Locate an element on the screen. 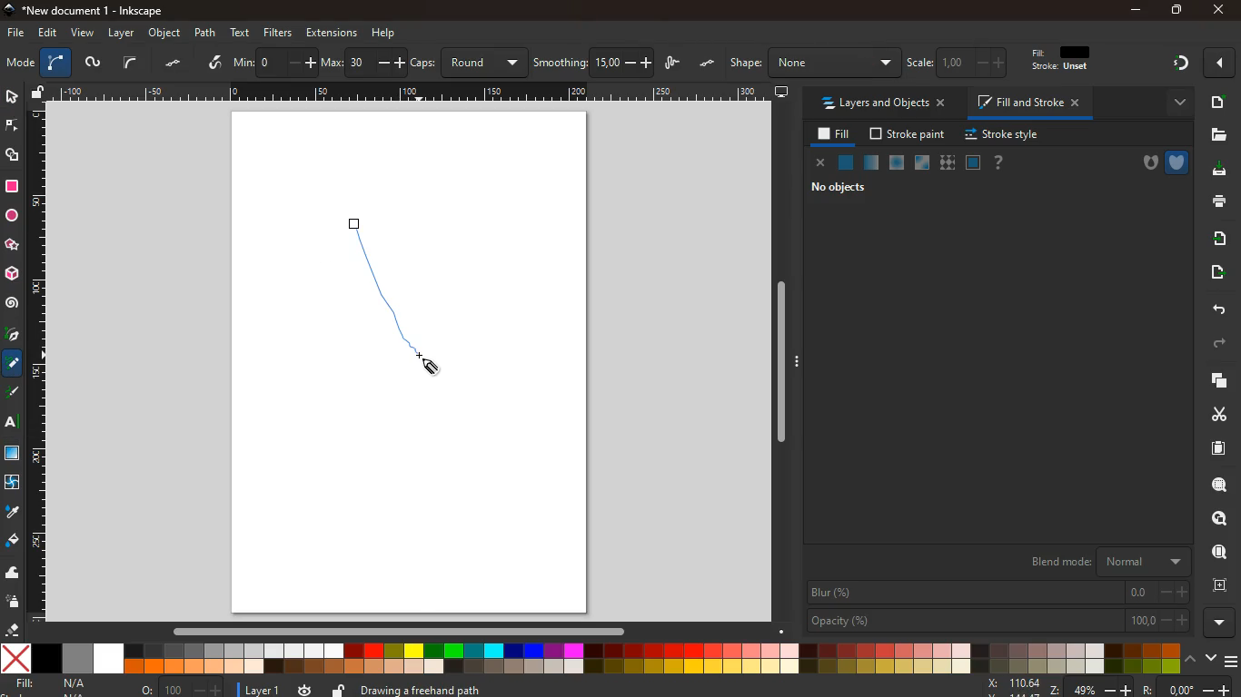  no objects is located at coordinates (842, 187).